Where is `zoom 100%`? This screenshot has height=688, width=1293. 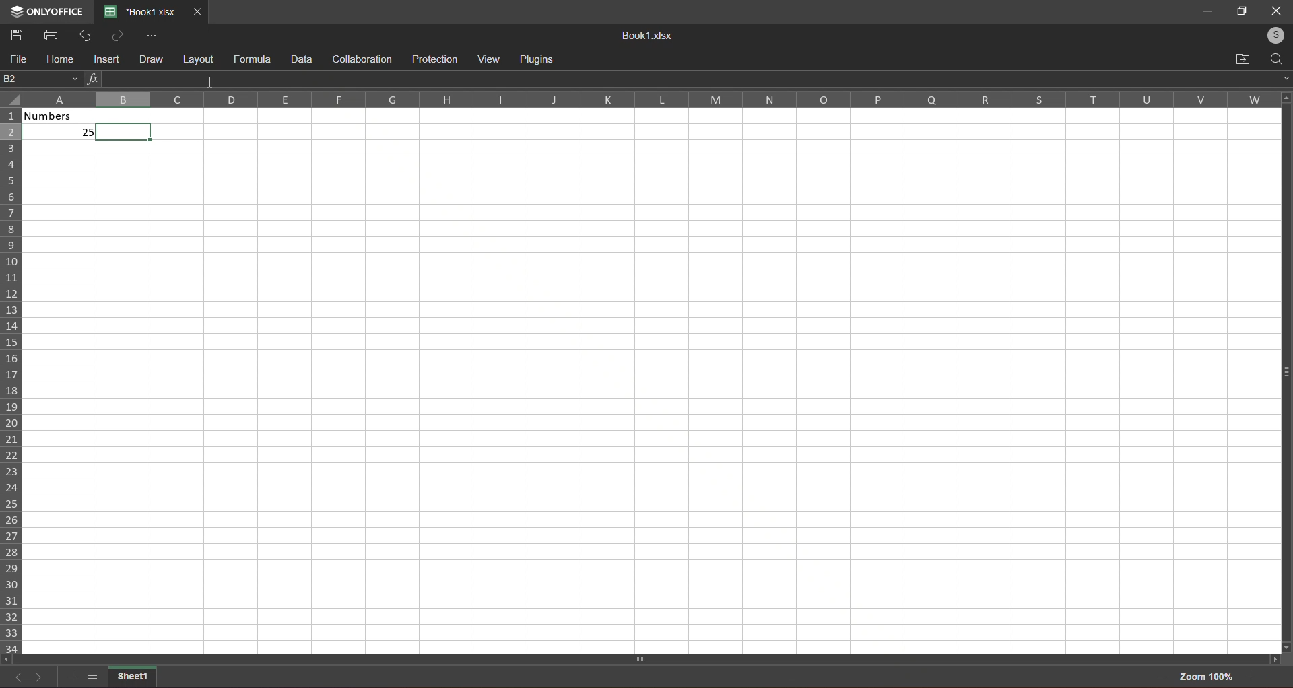 zoom 100% is located at coordinates (1208, 678).